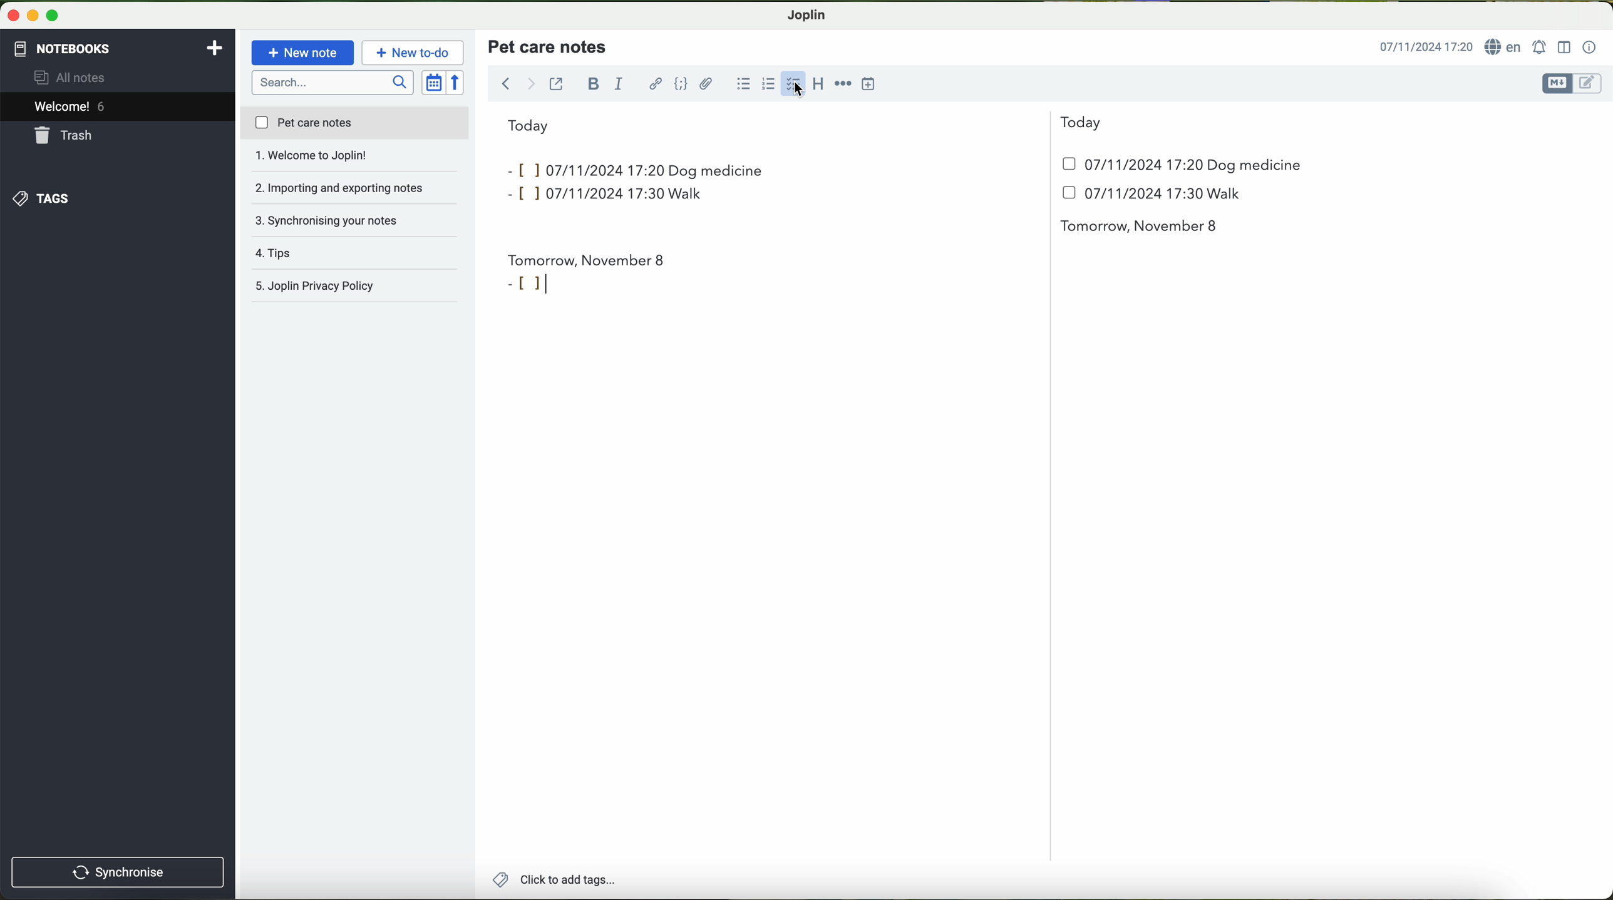 This screenshot has height=900, width=1613. Describe the element at coordinates (657, 85) in the screenshot. I see `hyperlink` at that location.